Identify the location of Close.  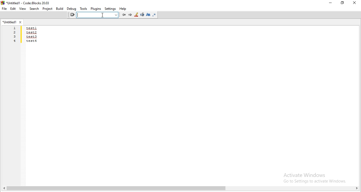
(355, 3).